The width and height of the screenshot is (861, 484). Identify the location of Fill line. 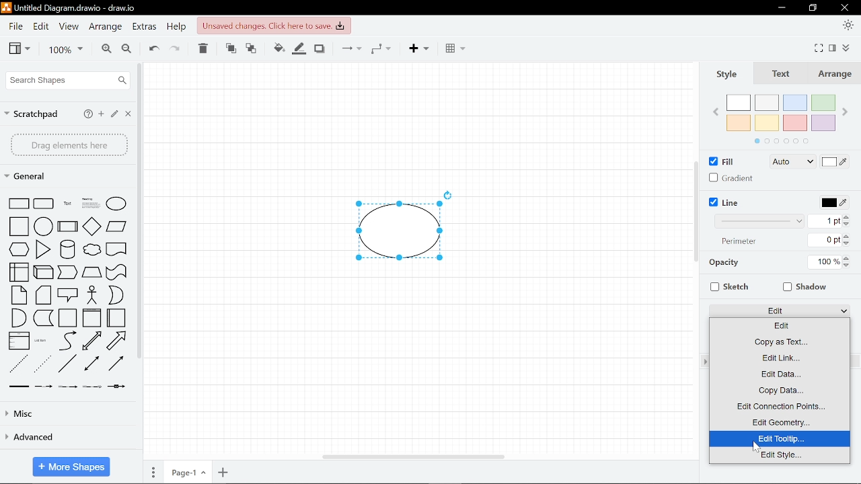
(297, 48).